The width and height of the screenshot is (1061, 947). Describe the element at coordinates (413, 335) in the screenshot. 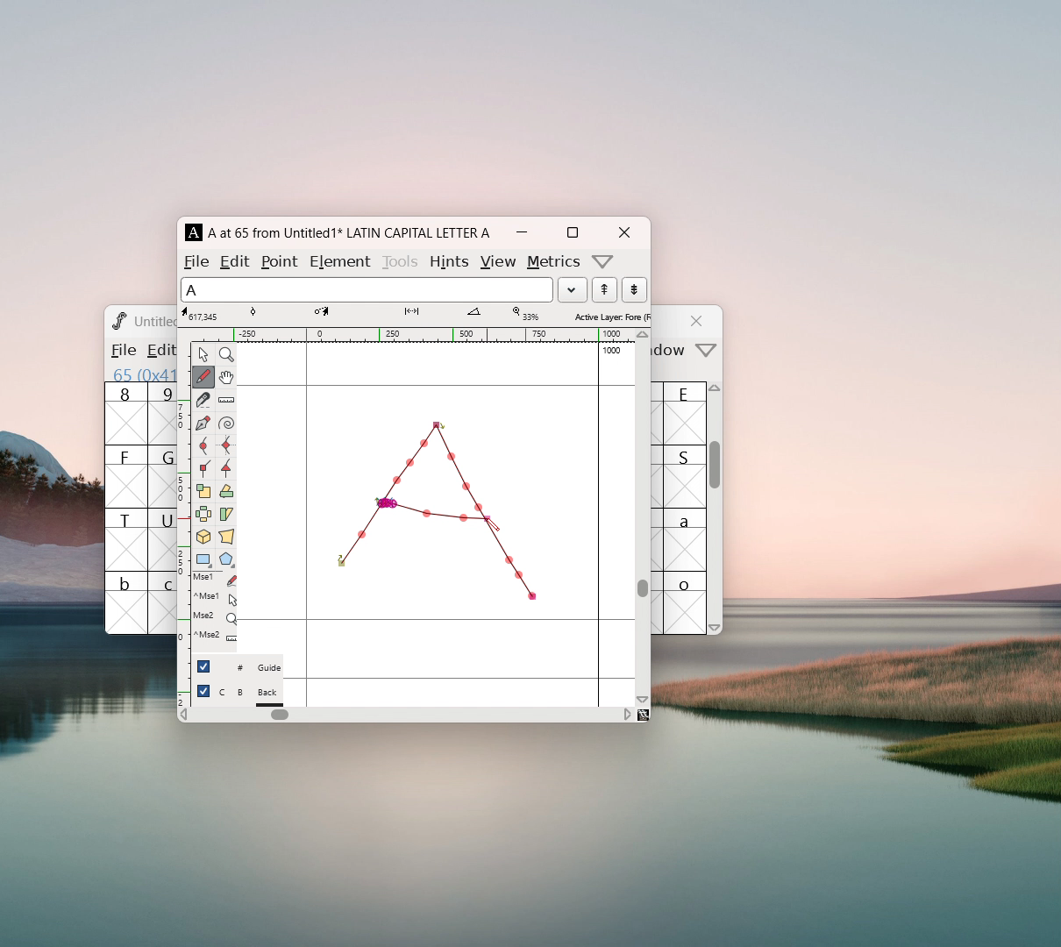

I see `horizontal ruler` at that location.